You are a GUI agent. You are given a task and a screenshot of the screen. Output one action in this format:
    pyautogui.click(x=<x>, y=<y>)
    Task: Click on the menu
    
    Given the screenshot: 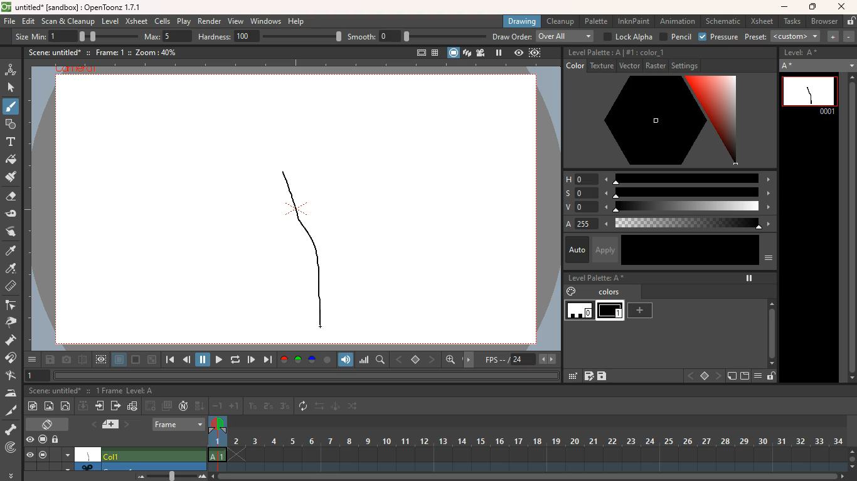 What is the action you would take?
    pyautogui.click(x=760, y=376)
    